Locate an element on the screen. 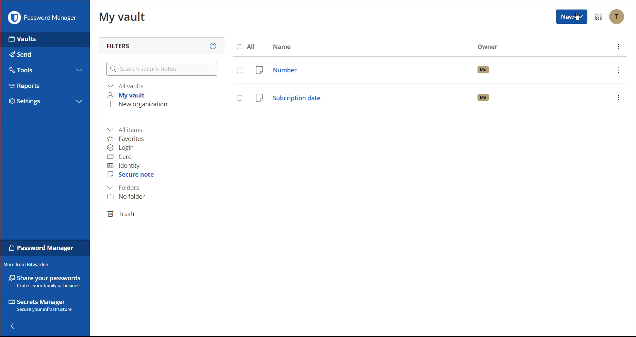  Filters is located at coordinates (117, 45).